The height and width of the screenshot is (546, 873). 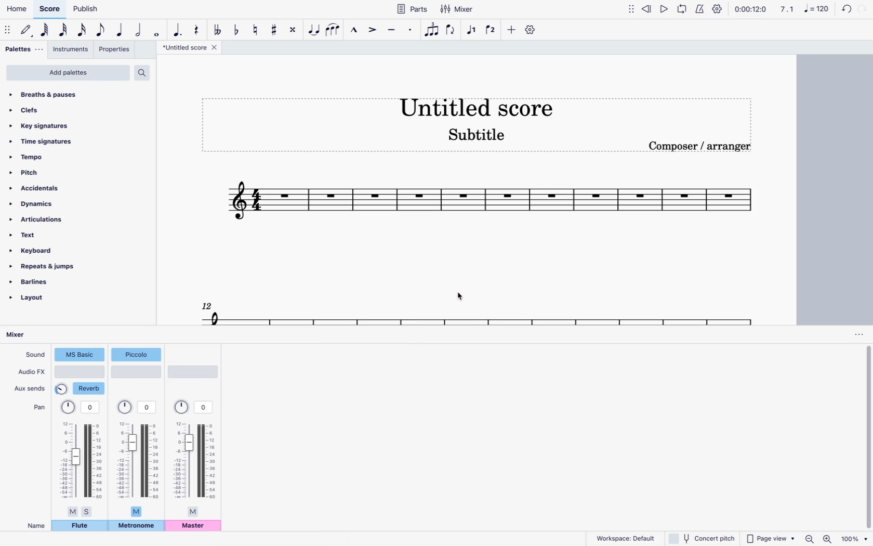 What do you see at coordinates (136, 526) in the screenshot?
I see `metronome` at bounding box center [136, 526].